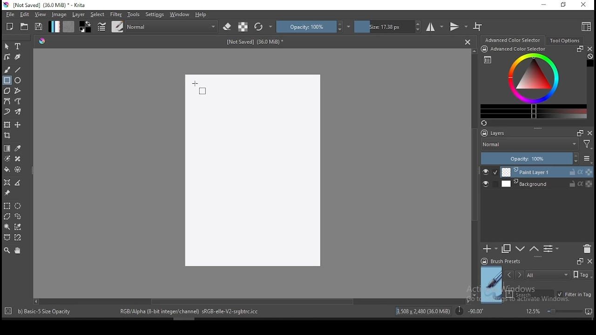 The height and width of the screenshot is (335, 596). Describe the element at coordinates (44, 311) in the screenshot. I see `Basic opacity` at that location.